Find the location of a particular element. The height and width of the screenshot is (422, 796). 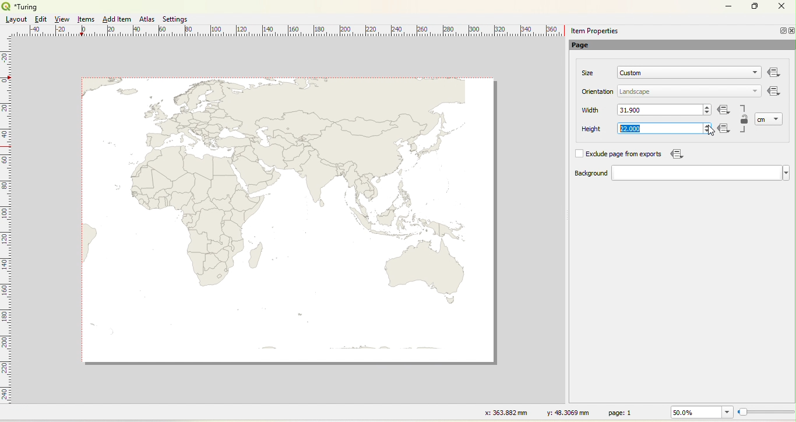

Maximize is located at coordinates (755, 7).